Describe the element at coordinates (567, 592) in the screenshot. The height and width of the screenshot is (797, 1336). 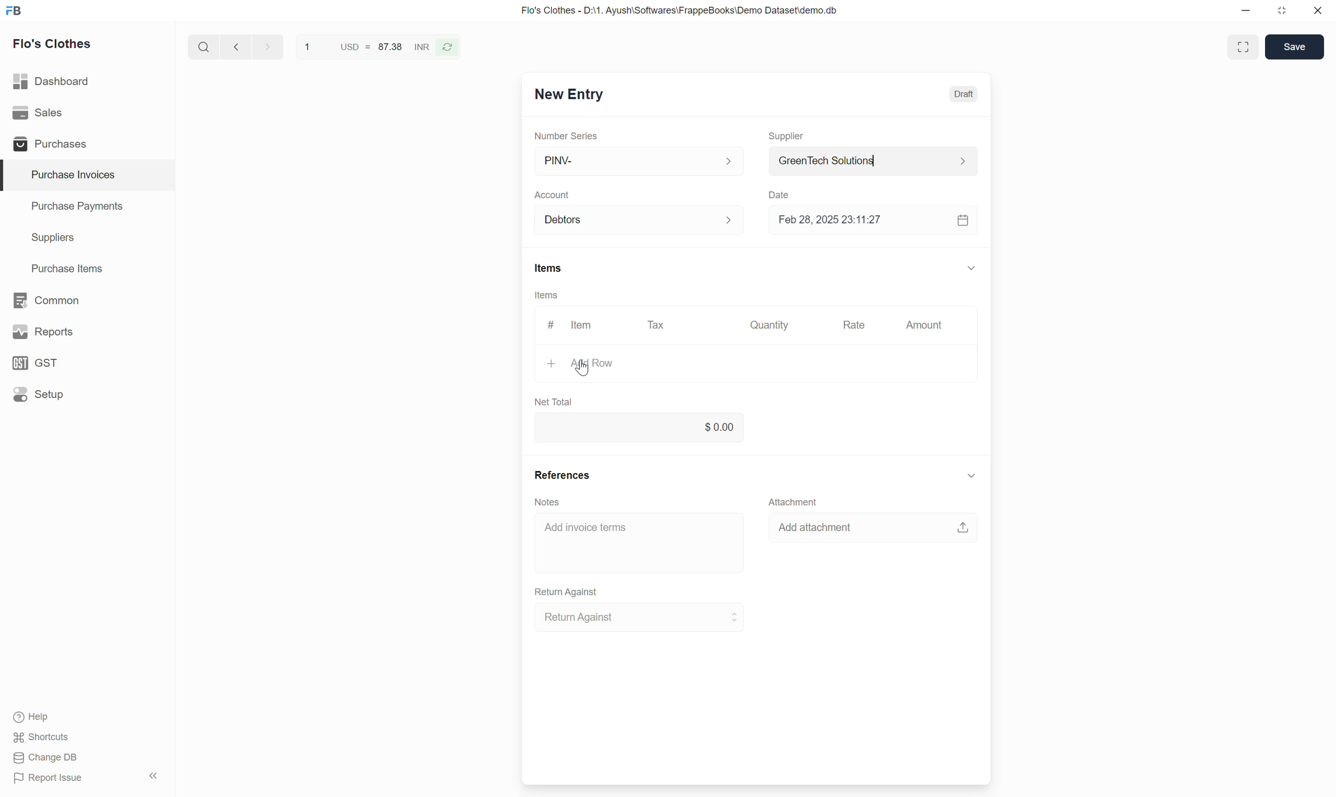
I see `Return Against` at that location.